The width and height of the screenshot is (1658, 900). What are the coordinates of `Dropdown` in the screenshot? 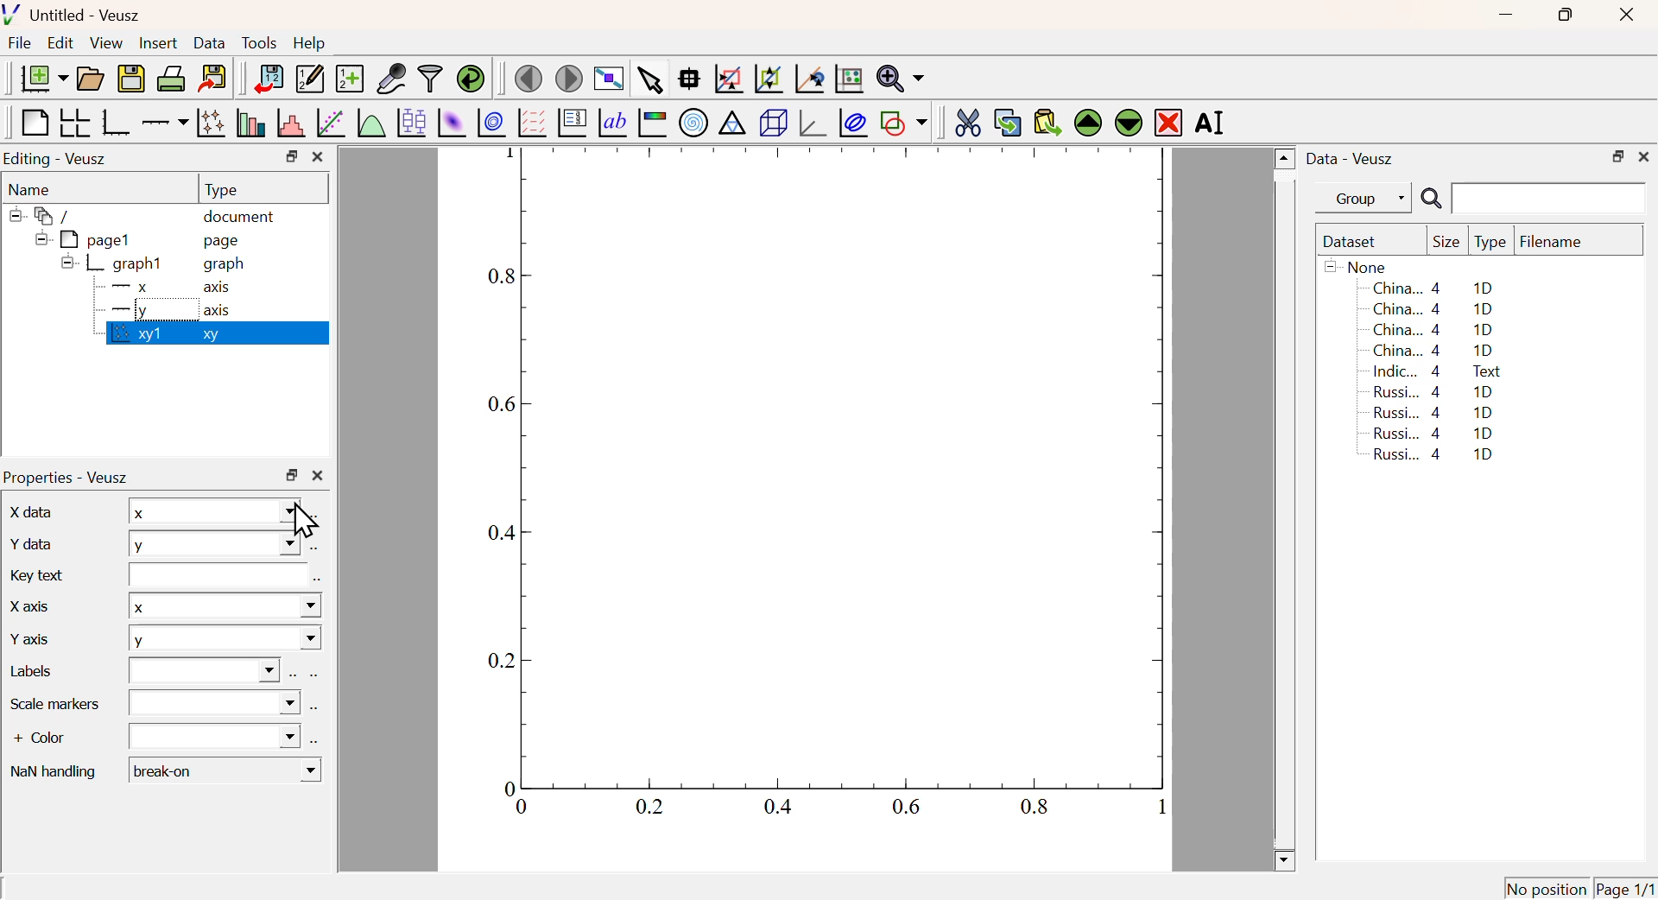 It's located at (216, 703).